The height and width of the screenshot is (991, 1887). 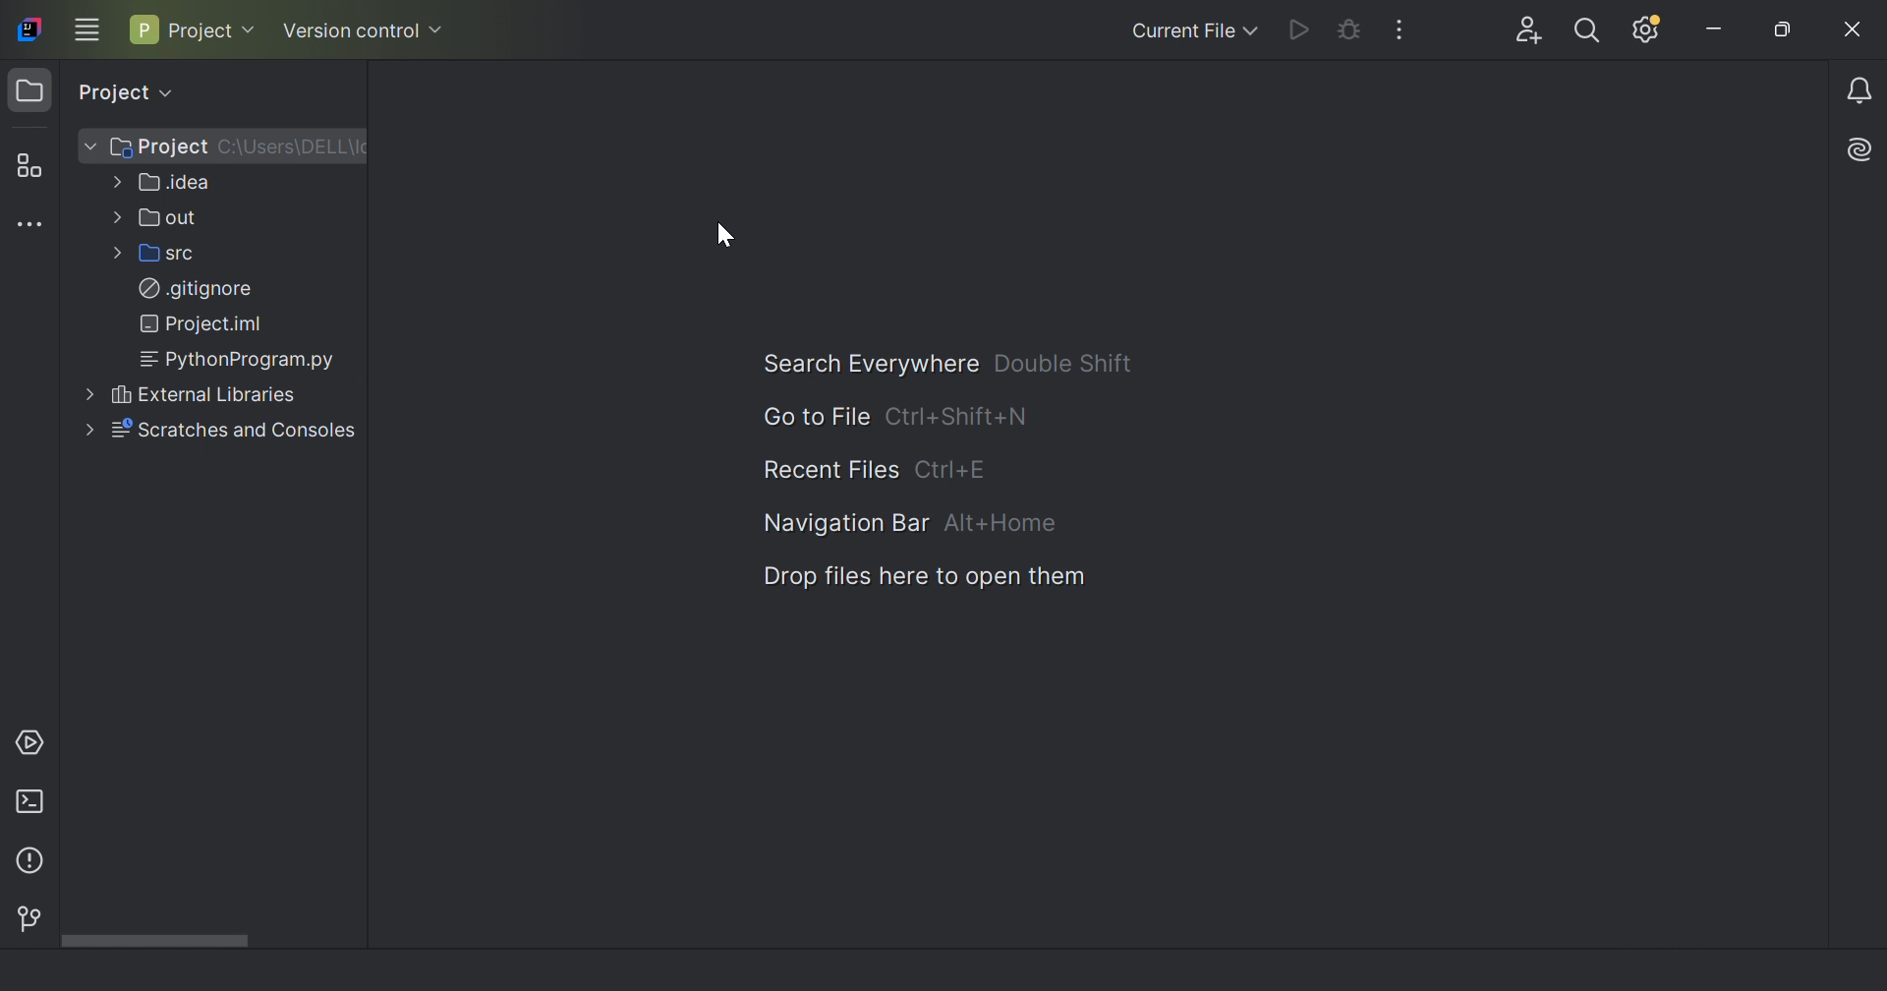 What do you see at coordinates (830, 470) in the screenshot?
I see `Recent file` at bounding box center [830, 470].